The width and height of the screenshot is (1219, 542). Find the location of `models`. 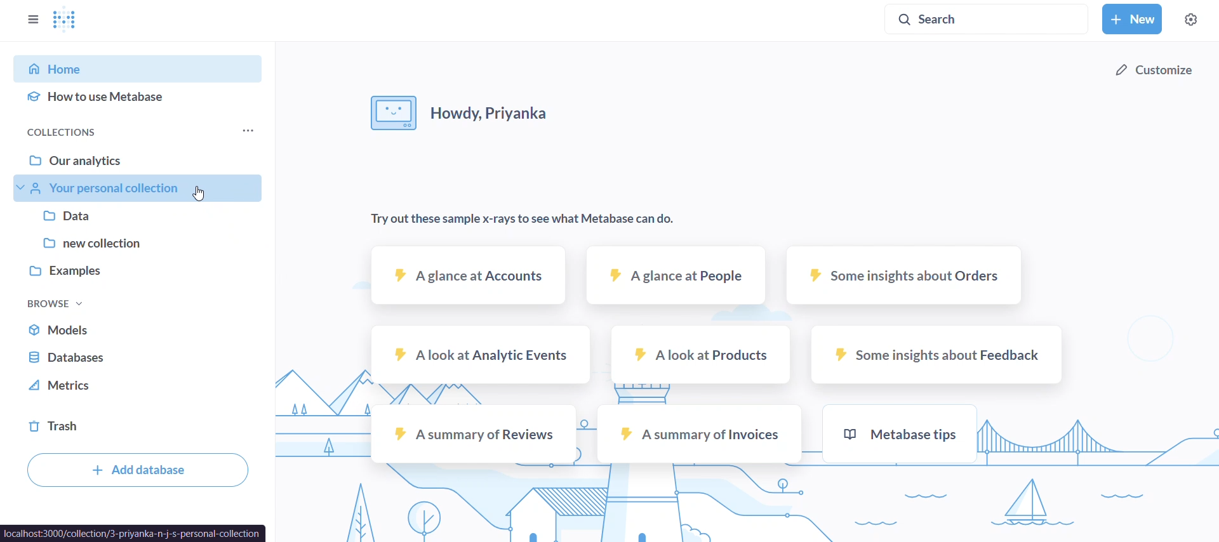

models is located at coordinates (145, 331).